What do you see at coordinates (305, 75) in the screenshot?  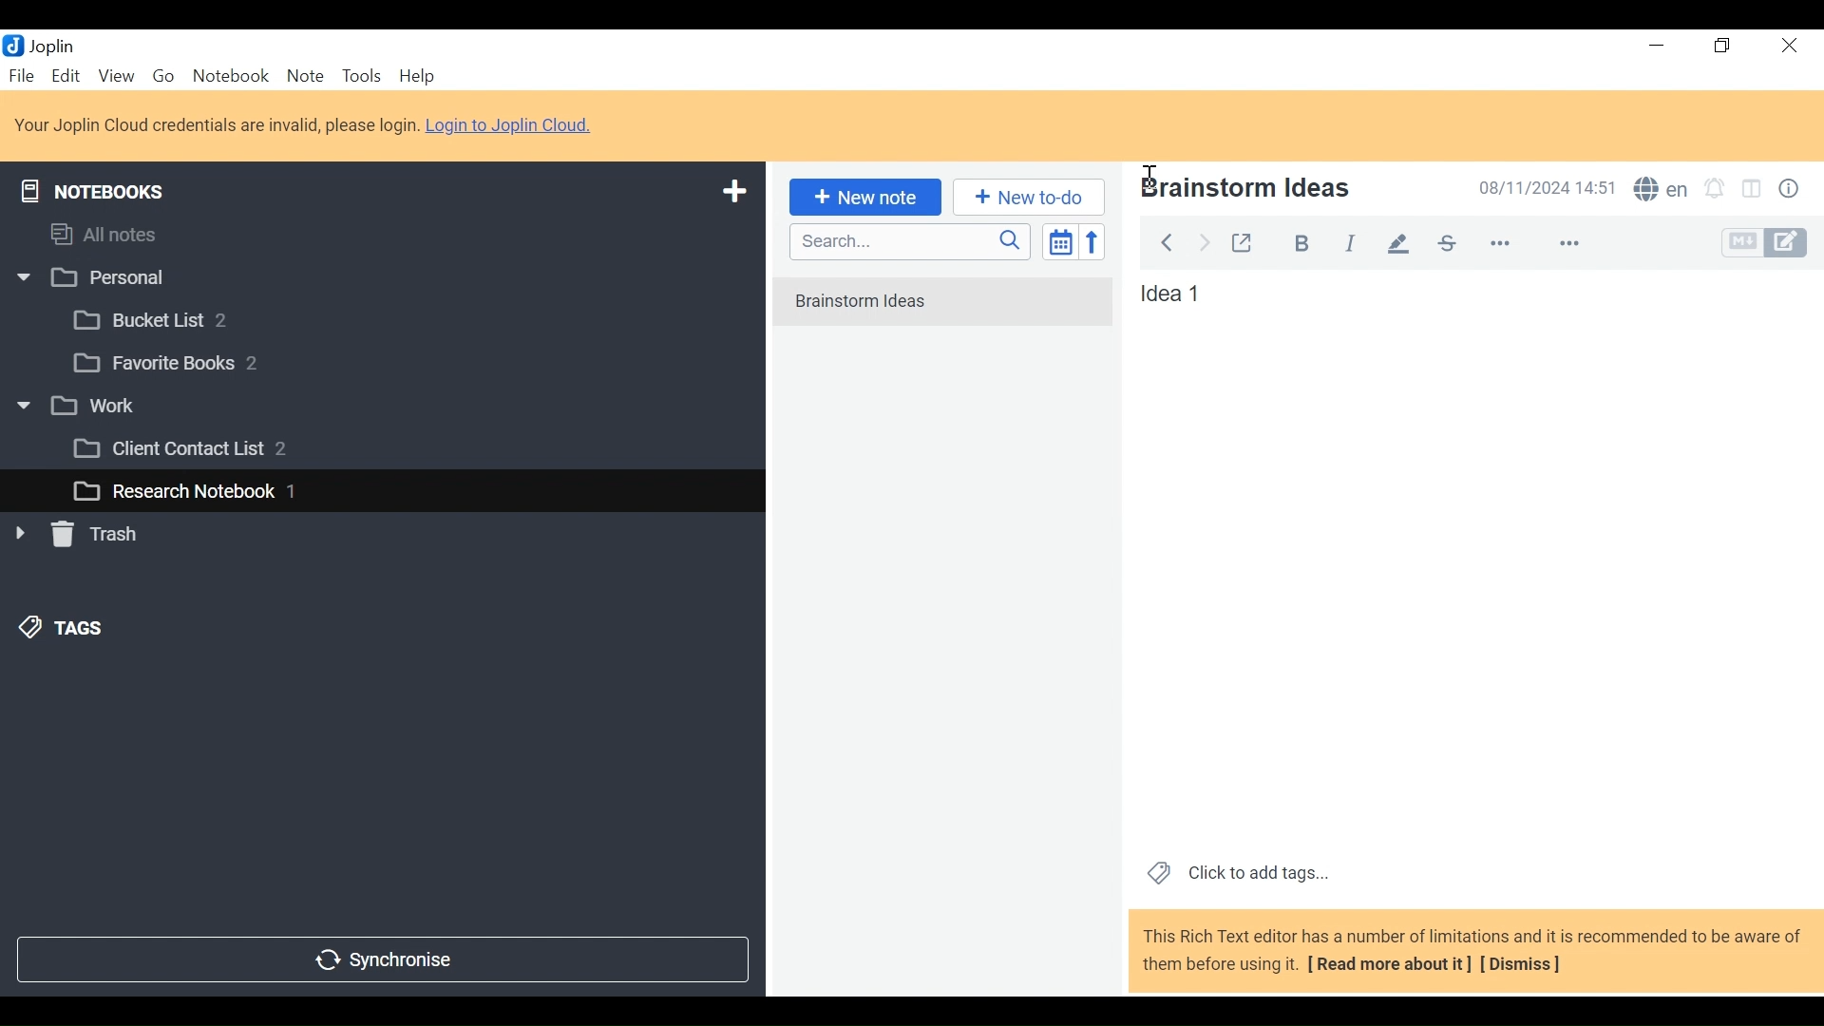 I see `Note` at bounding box center [305, 75].